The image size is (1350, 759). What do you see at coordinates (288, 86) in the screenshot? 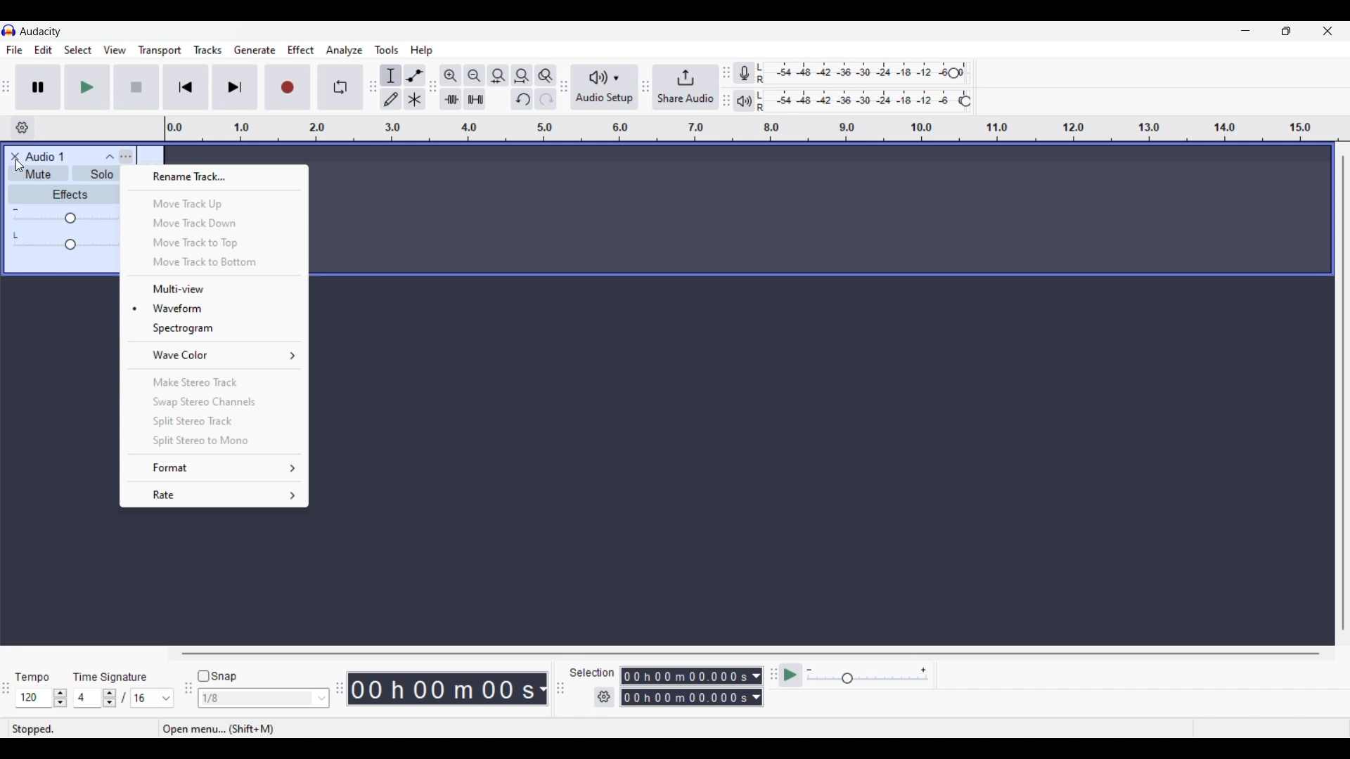
I see `Record/Record new track` at bounding box center [288, 86].